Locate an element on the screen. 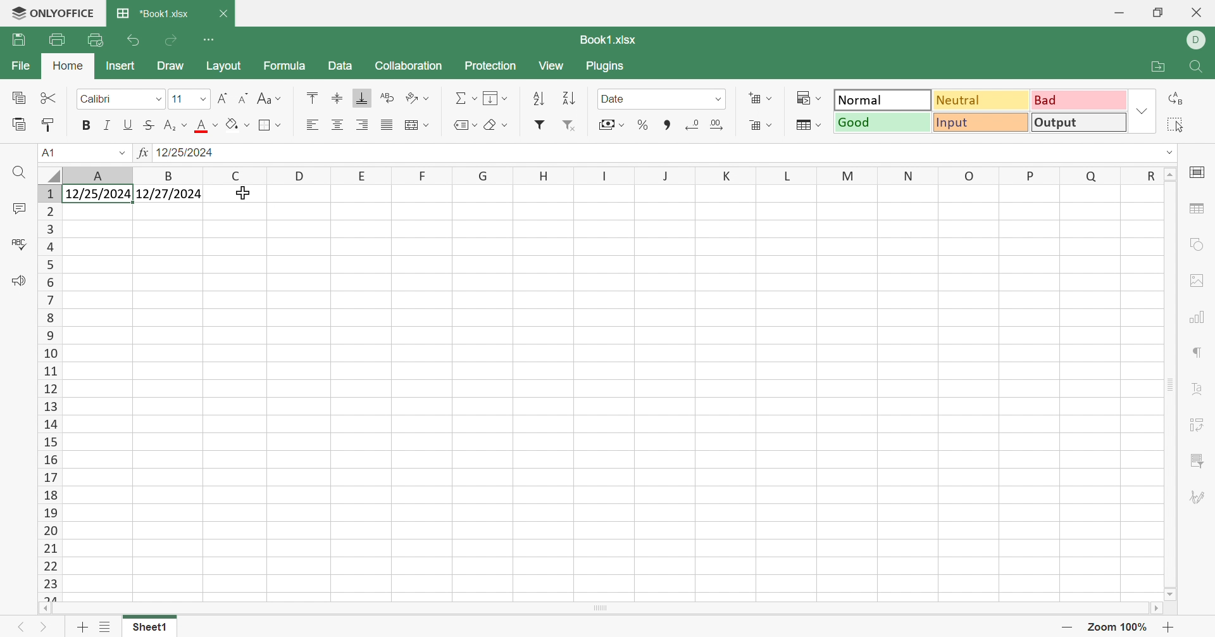 This screenshot has height=637, width=1215. Output is located at coordinates (1078, 122).